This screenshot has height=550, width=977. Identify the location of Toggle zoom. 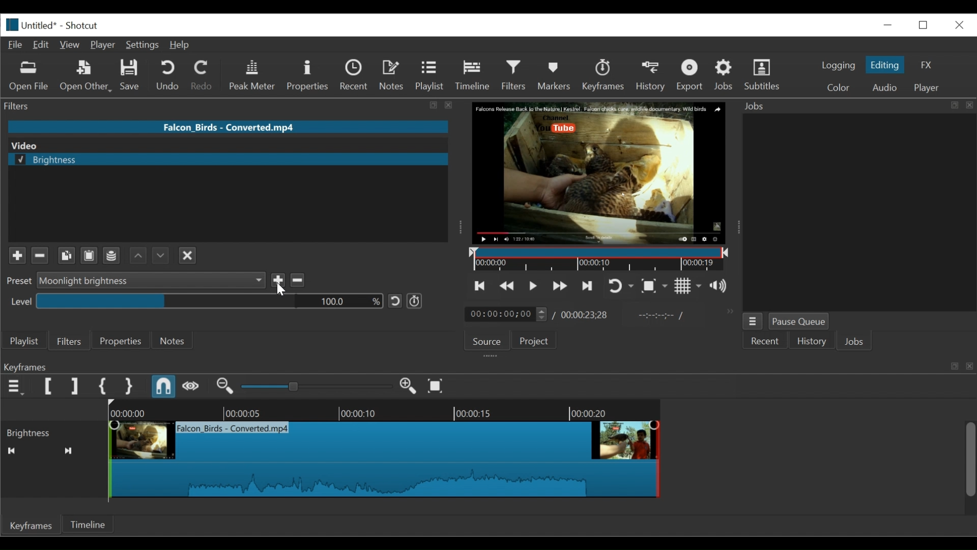
(655, 286).